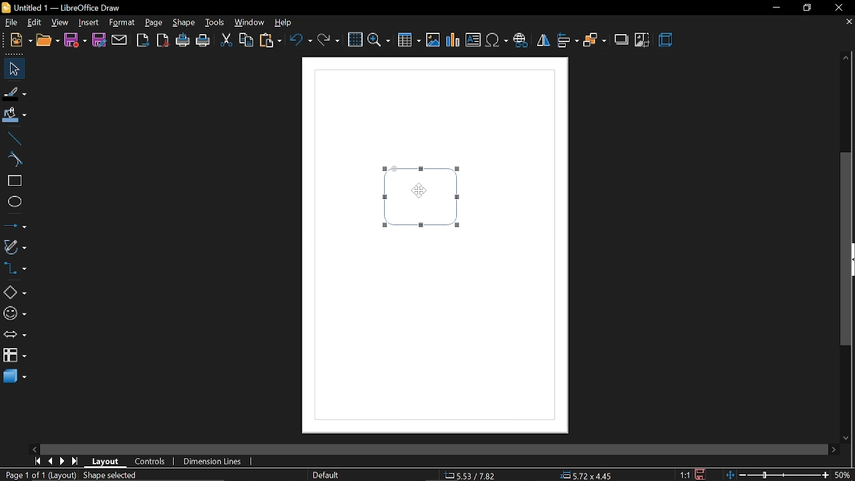 Image resolution: width=855 pixels, height=481 pixels. What do you see at coordinates (806, 8) in the screenshot?
I see `restore down` at bounding box center [806, 8].